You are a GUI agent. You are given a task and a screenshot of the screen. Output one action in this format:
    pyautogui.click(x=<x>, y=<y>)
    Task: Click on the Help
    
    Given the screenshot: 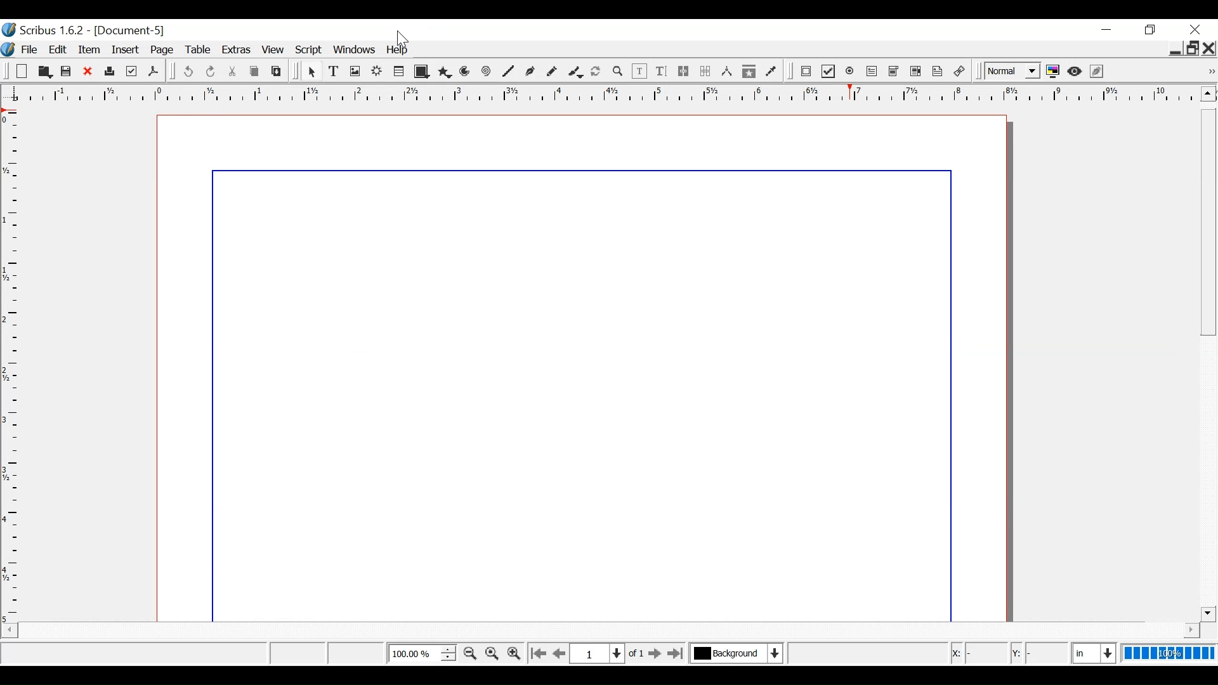 What is the action you would take?
    pyautogui.click(x=399, y=51)
    